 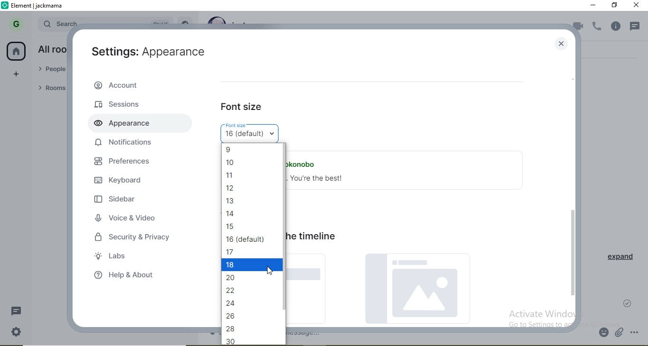 What do you see at coordinates (244, 188) in the screenshot?
I see `| 12` at bounding box center [244, 188].